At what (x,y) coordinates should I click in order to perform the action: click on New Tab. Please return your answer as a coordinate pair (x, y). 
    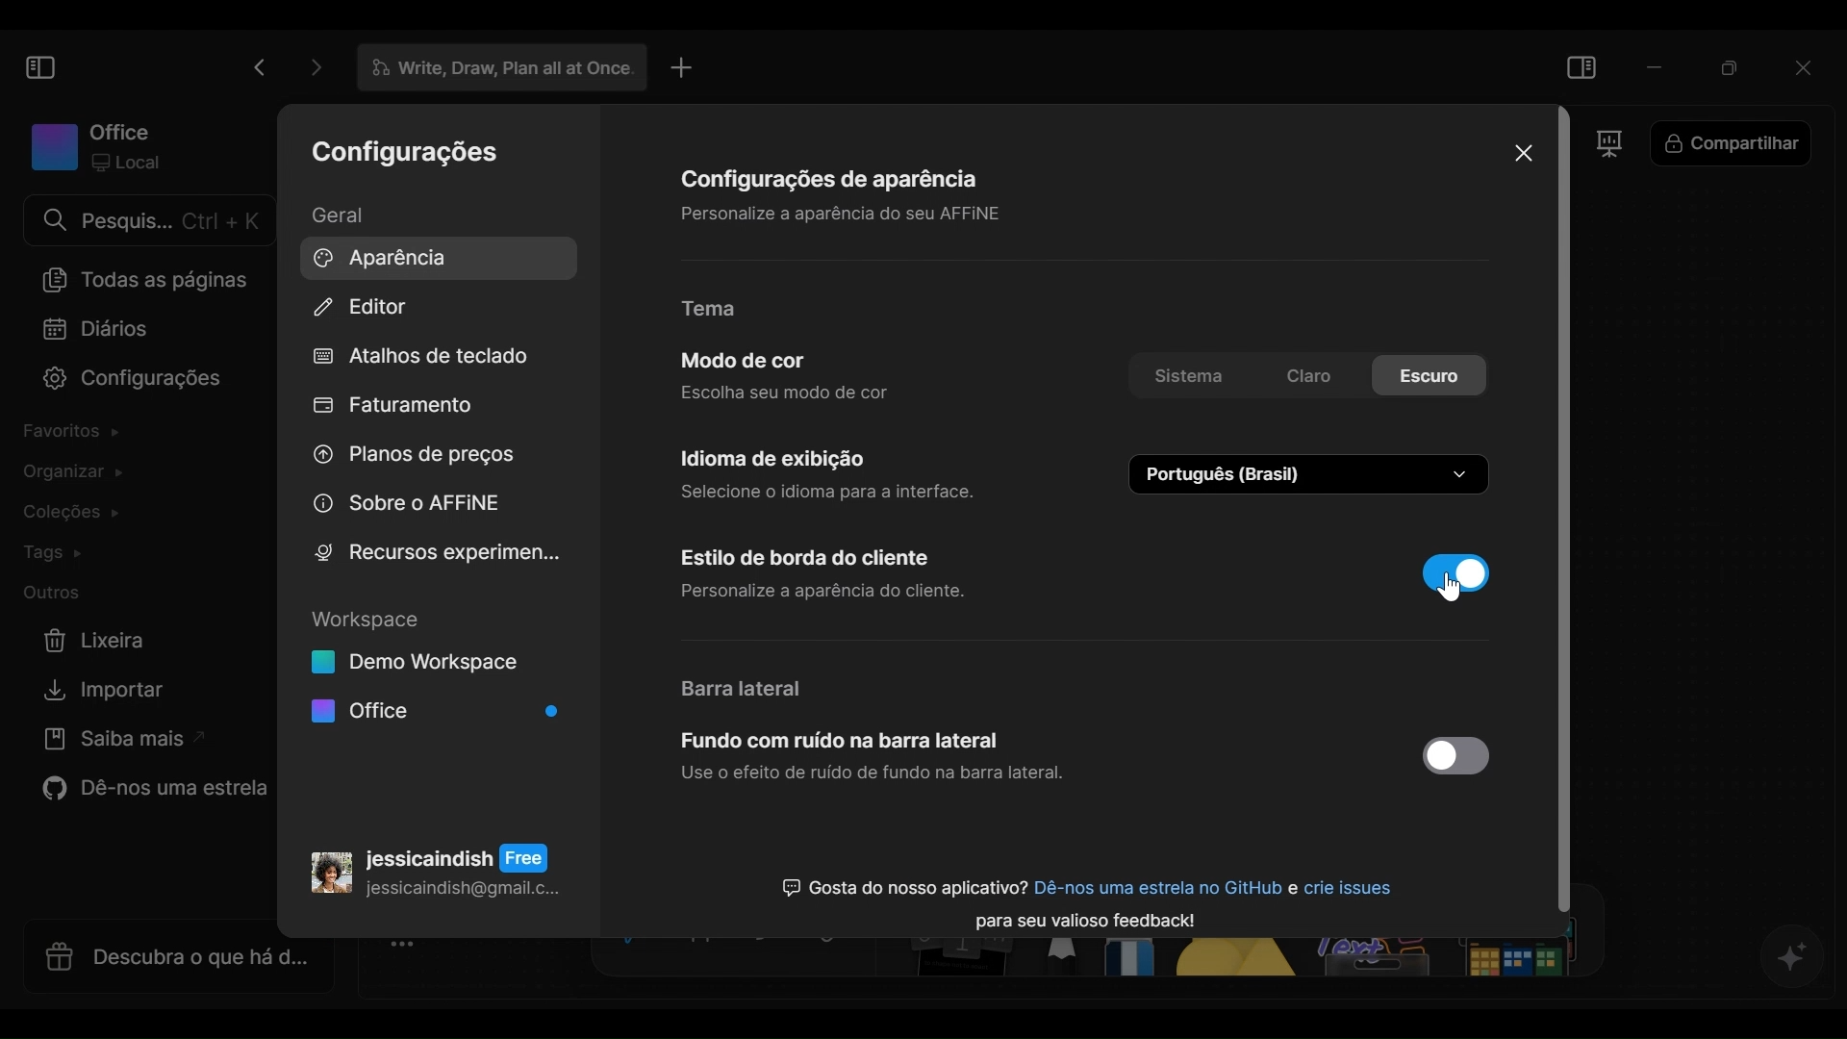
    Looking at the image, I should click on (682, 67).